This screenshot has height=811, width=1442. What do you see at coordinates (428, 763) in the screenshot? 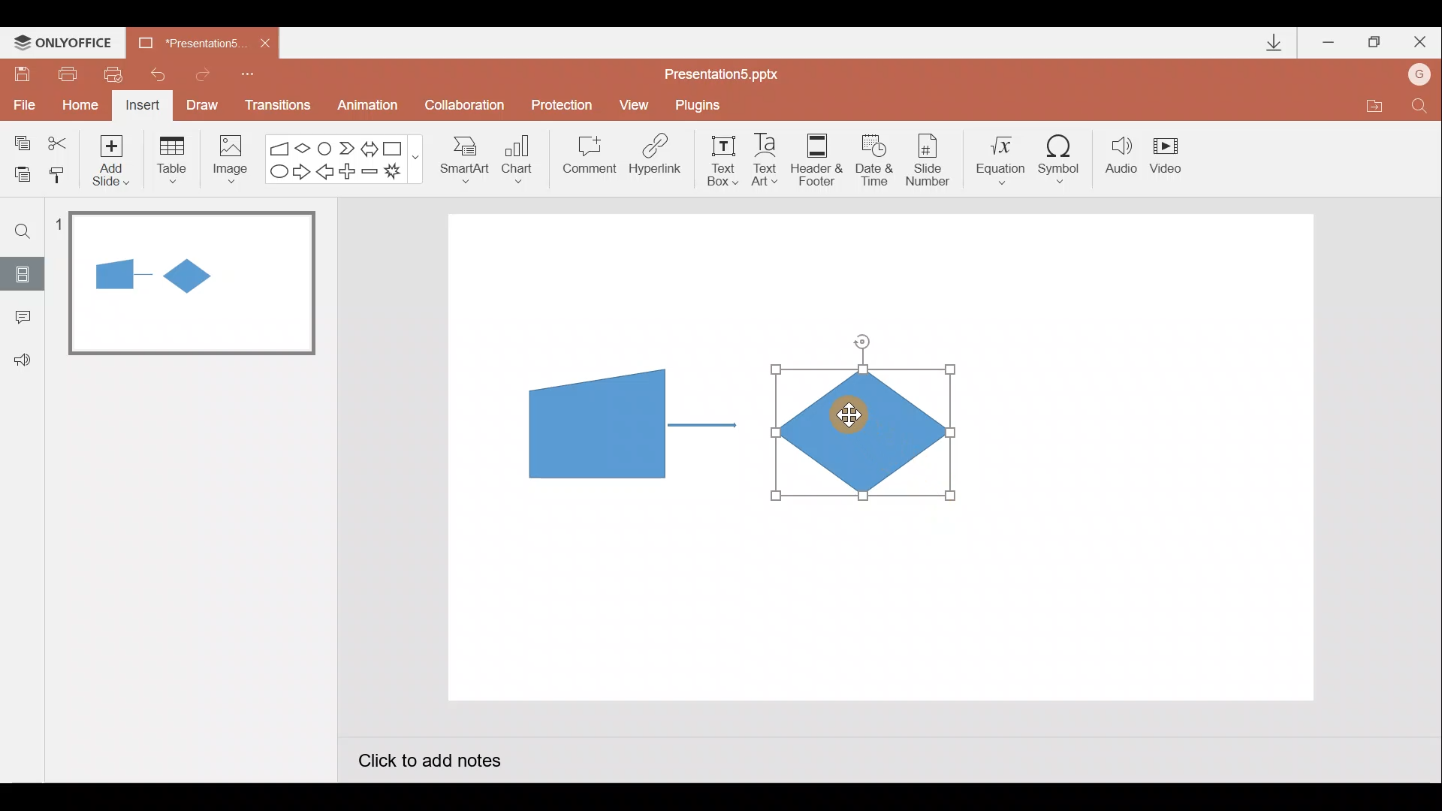
I see `Click to add notes` at bounding box center [428, 763].